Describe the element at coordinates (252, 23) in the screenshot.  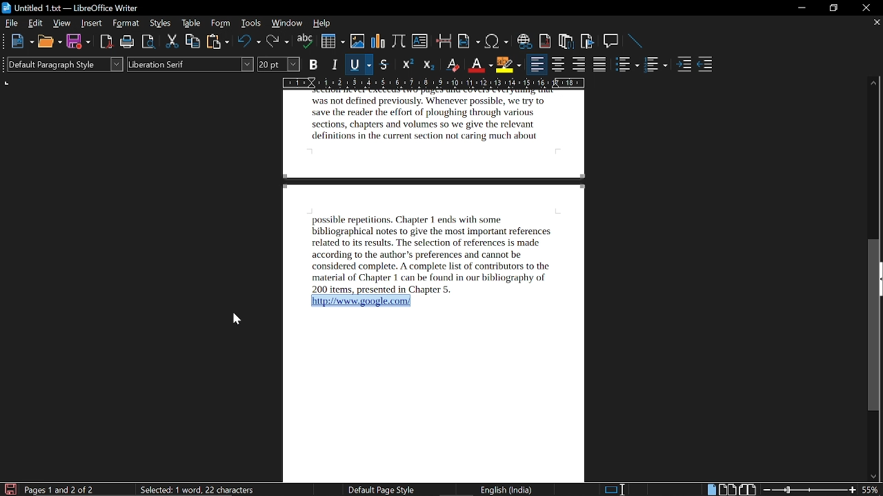
I see `tools` at that location.